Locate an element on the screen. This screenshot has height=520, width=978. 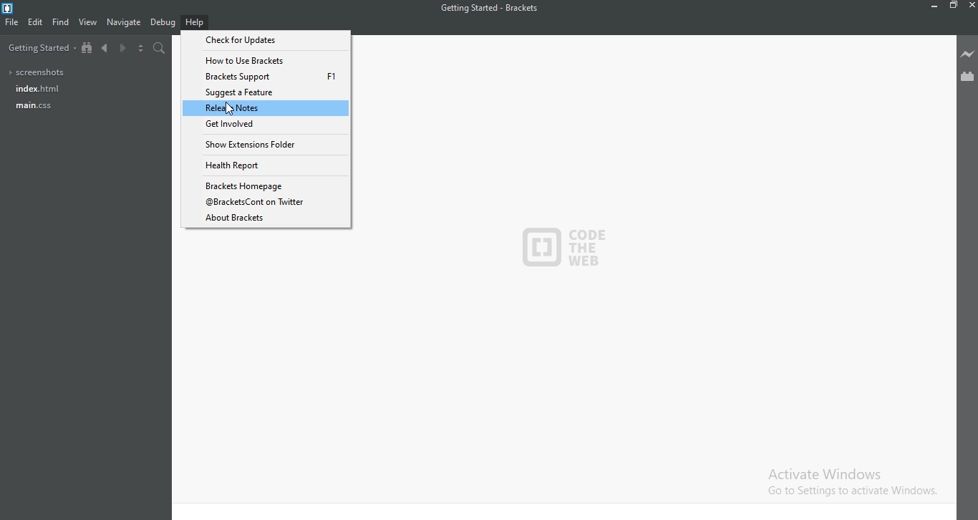
cursor is located at coordinates (230, 109).